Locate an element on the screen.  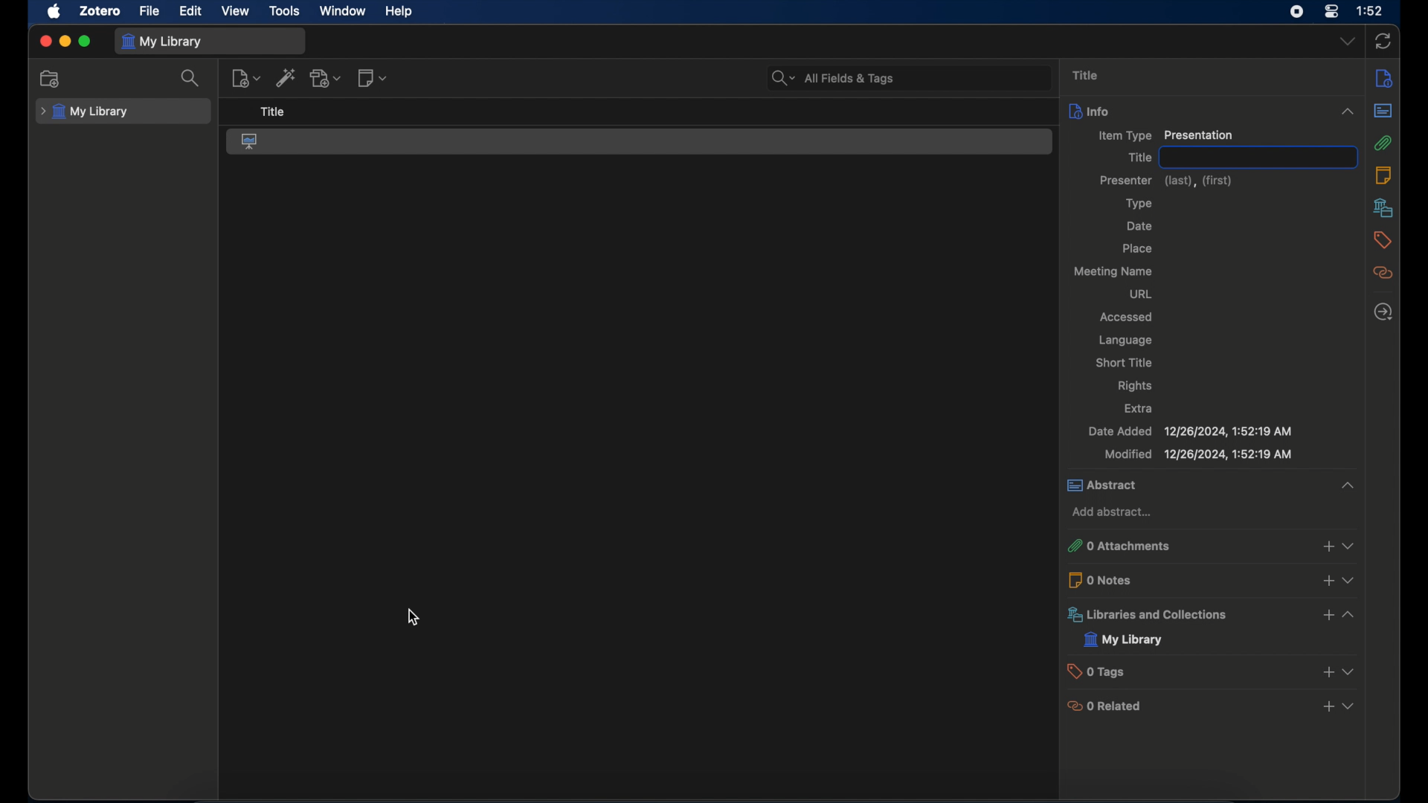
add abstract is located at coordinates (1114, 512).